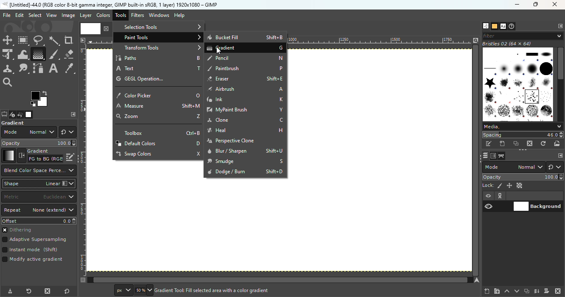 The height and width of the screenshot is (297, 565). Describe the element at coordinates (522, 127) in the screenshot. I see `Media` at that location.